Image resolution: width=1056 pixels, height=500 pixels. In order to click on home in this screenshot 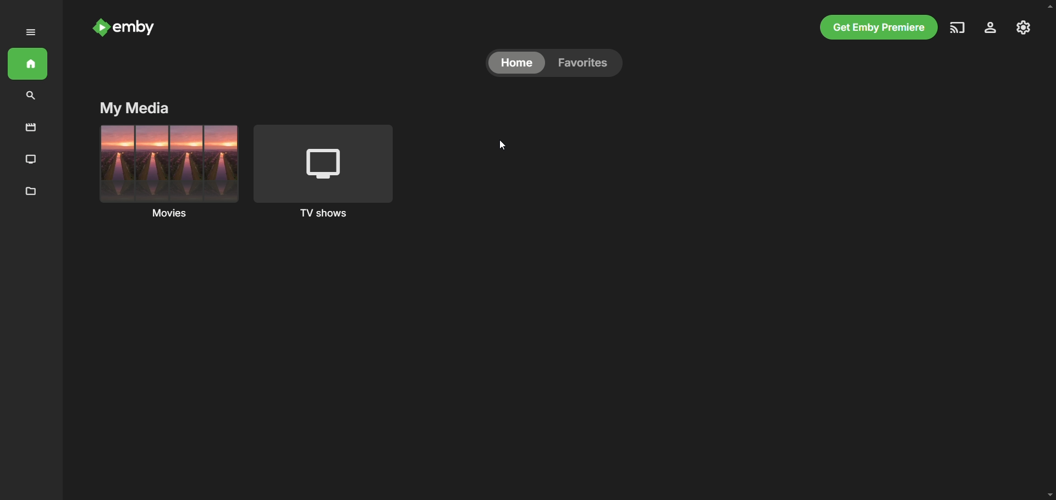, I will do `click(517, 63)`.